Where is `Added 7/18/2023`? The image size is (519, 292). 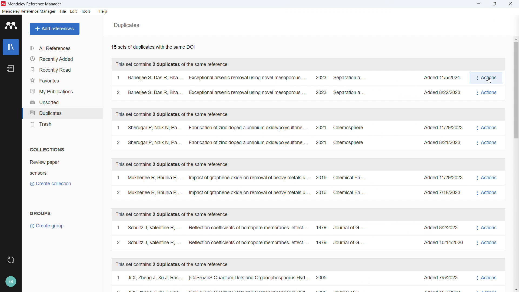 Added 7/18/2023 is located at coordinates (439, 193).